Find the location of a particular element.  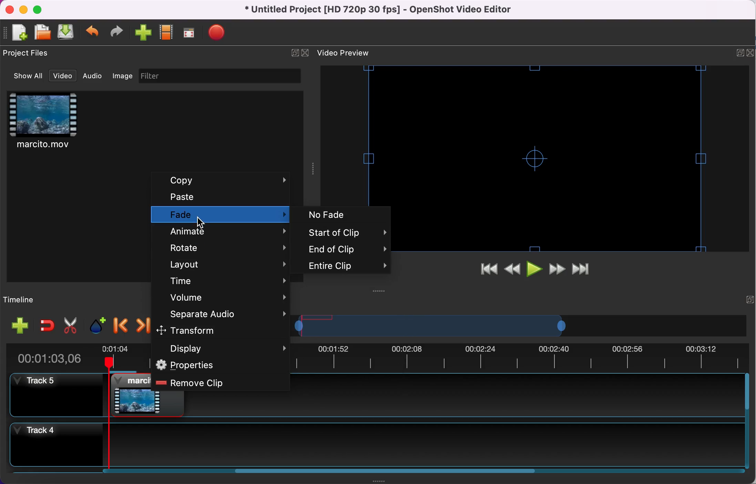

cut is located at coordinates (68, 326).